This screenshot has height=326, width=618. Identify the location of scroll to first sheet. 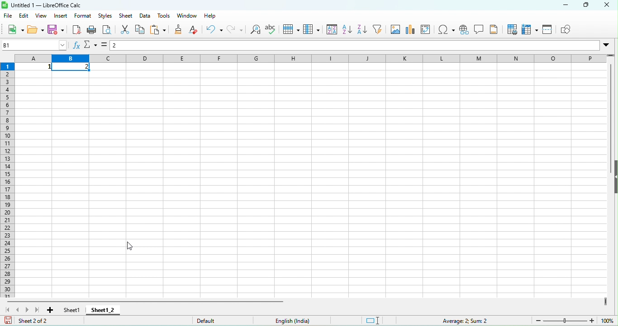
(7, 309).